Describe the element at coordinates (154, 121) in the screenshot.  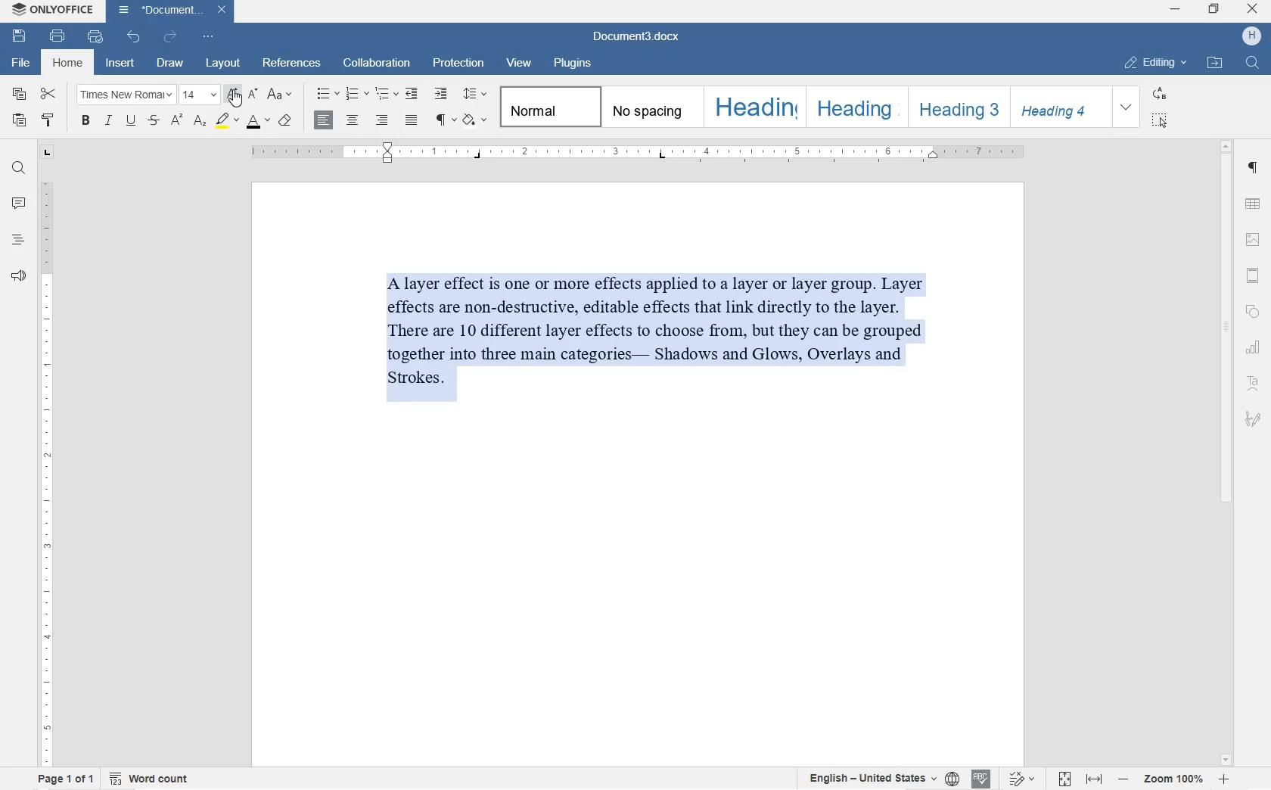
I see `STRIKETHROUGH` at that location.